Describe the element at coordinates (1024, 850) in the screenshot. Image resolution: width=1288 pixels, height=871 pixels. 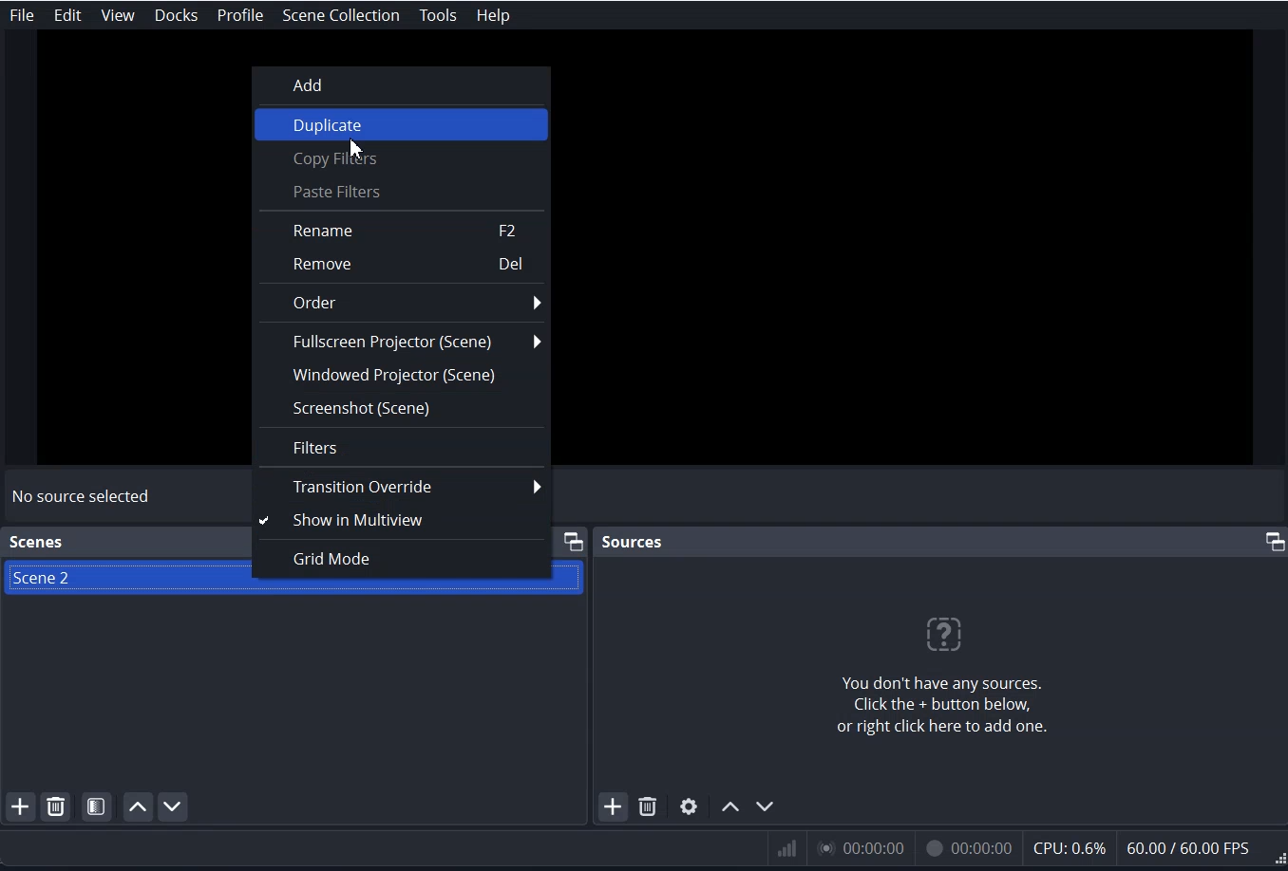
I see `Visual Parameter` at that location.